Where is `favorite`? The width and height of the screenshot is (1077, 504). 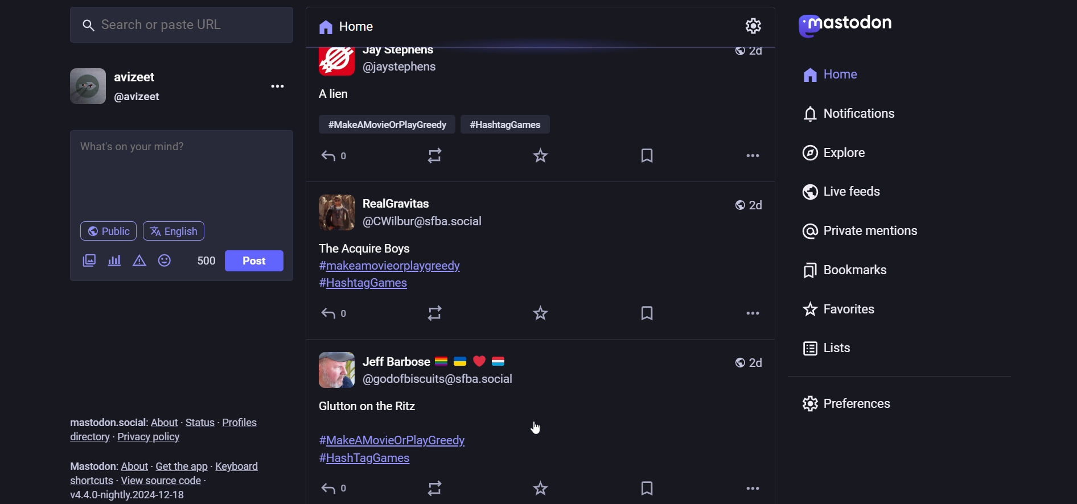 favorite is located at coordinates (541, 157).